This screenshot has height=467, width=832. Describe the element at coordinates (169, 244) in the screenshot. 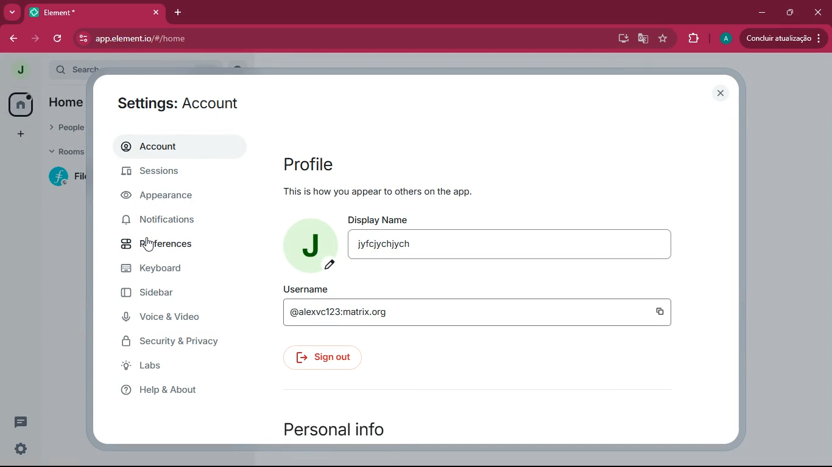

I see `preferences` at that location.